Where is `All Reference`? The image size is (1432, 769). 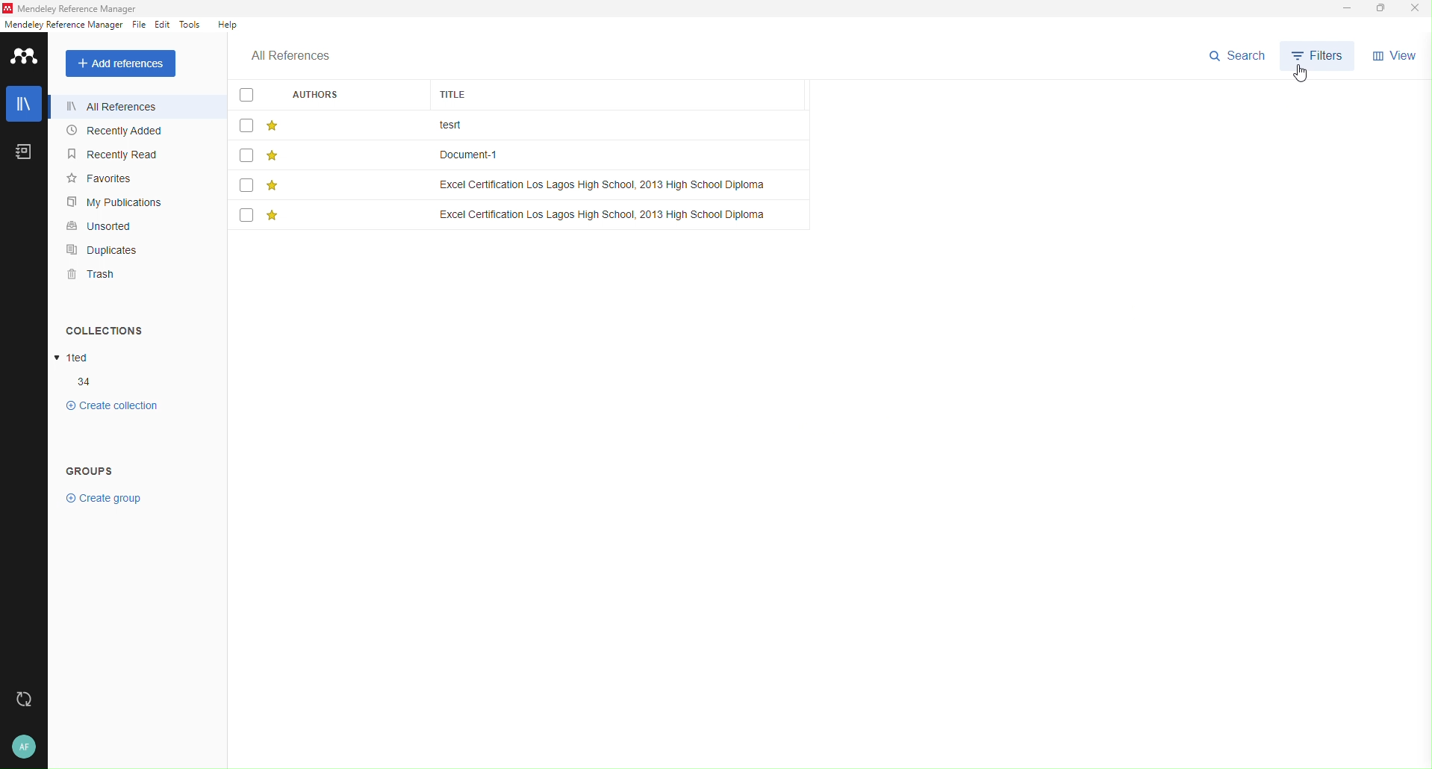 All Reference is located at coordinates (123, 105).